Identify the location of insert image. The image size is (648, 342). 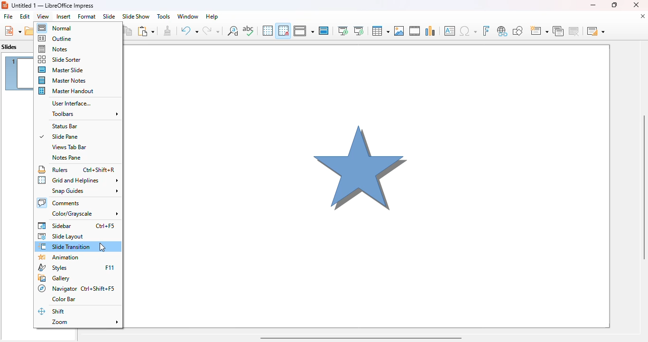
(400, 31).